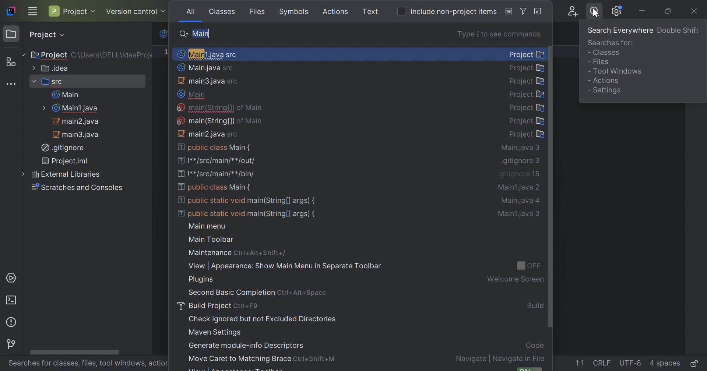  Describe the element at coordinates (316, 360) in the screenshot. I see `Ctrl+Shift+M` at that location.